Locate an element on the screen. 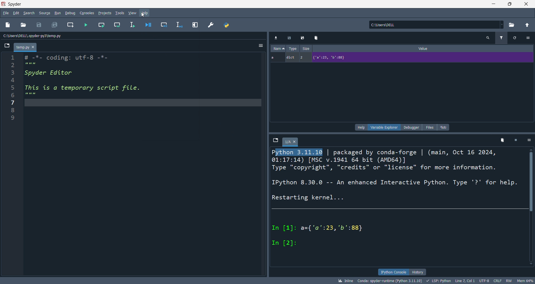  Settings is located at coordinates (528, 38).